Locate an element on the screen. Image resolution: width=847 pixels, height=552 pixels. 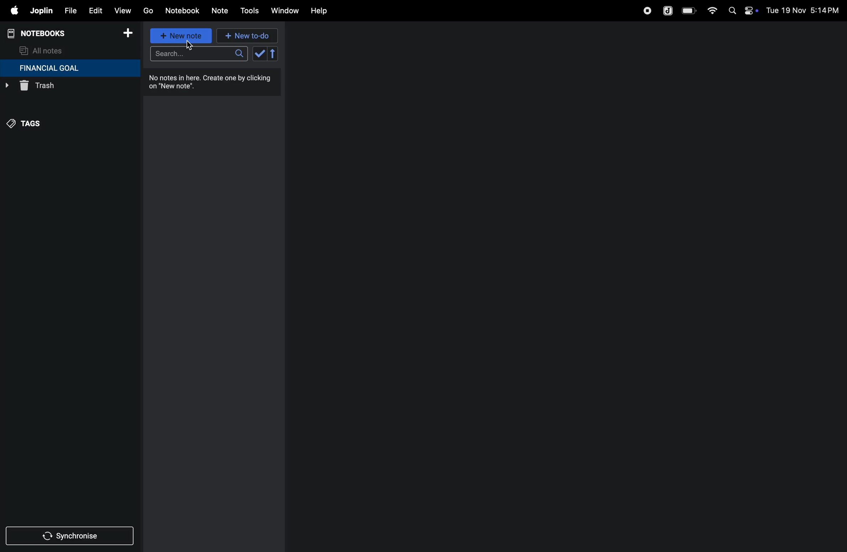
note is located at coordinates (221, 11).